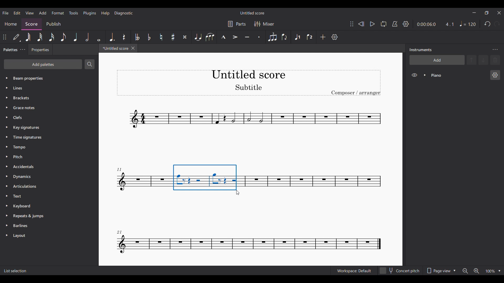  What do you see at coordinates (43, 13) in the screenshot?
I see `Add menu` at bounding box center [43, 13].